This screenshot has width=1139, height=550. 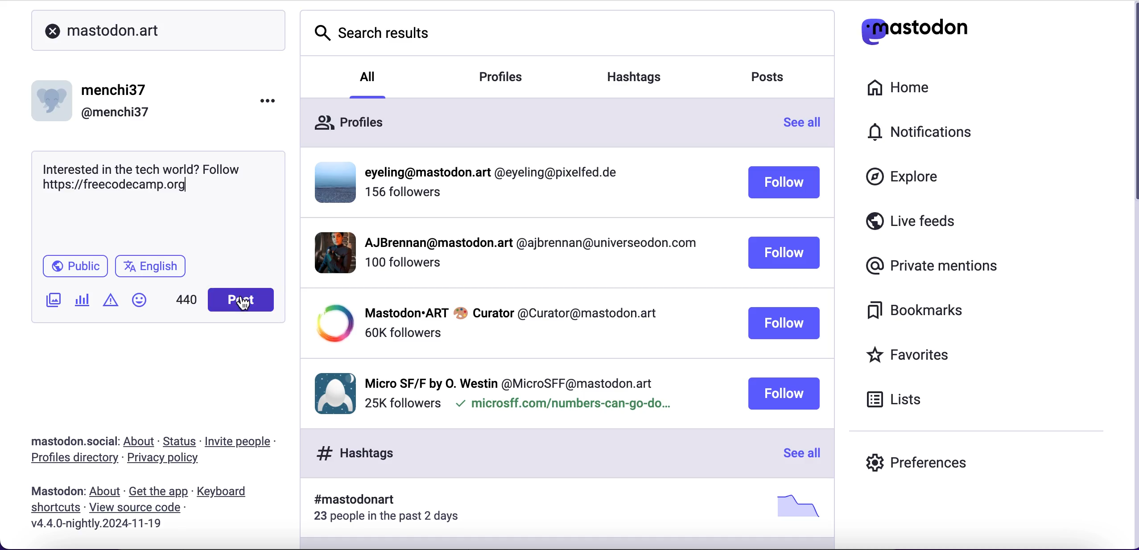 What do you see at coordinates (53, 509) in the screenshot?
I see `shortcuts` at bounding box center [53, 509].